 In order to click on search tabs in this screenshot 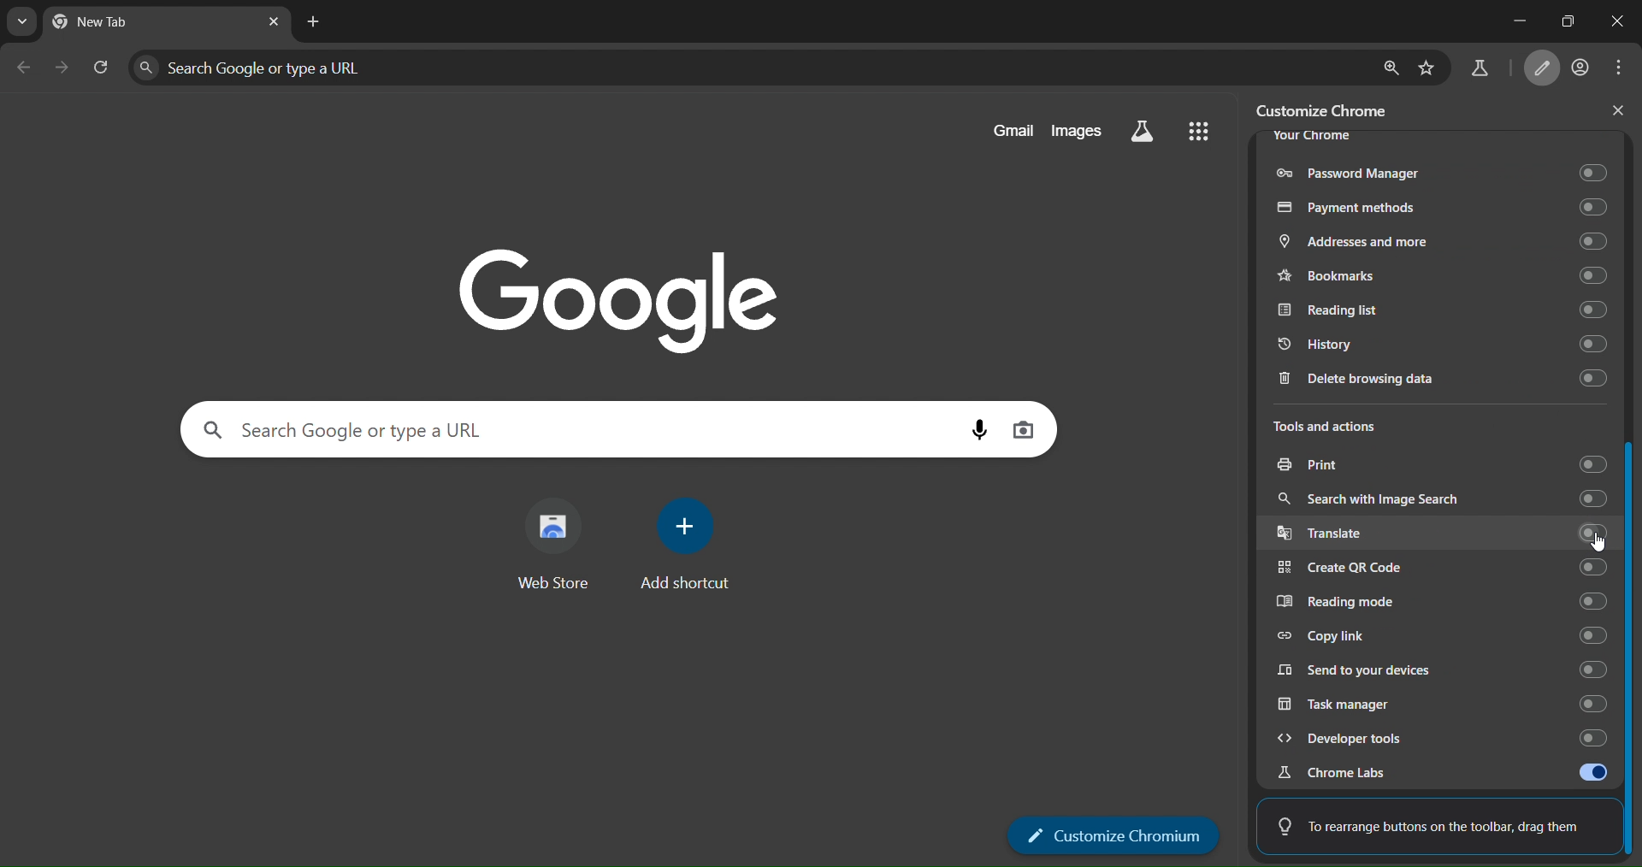, I will do `click(24, 23)`.